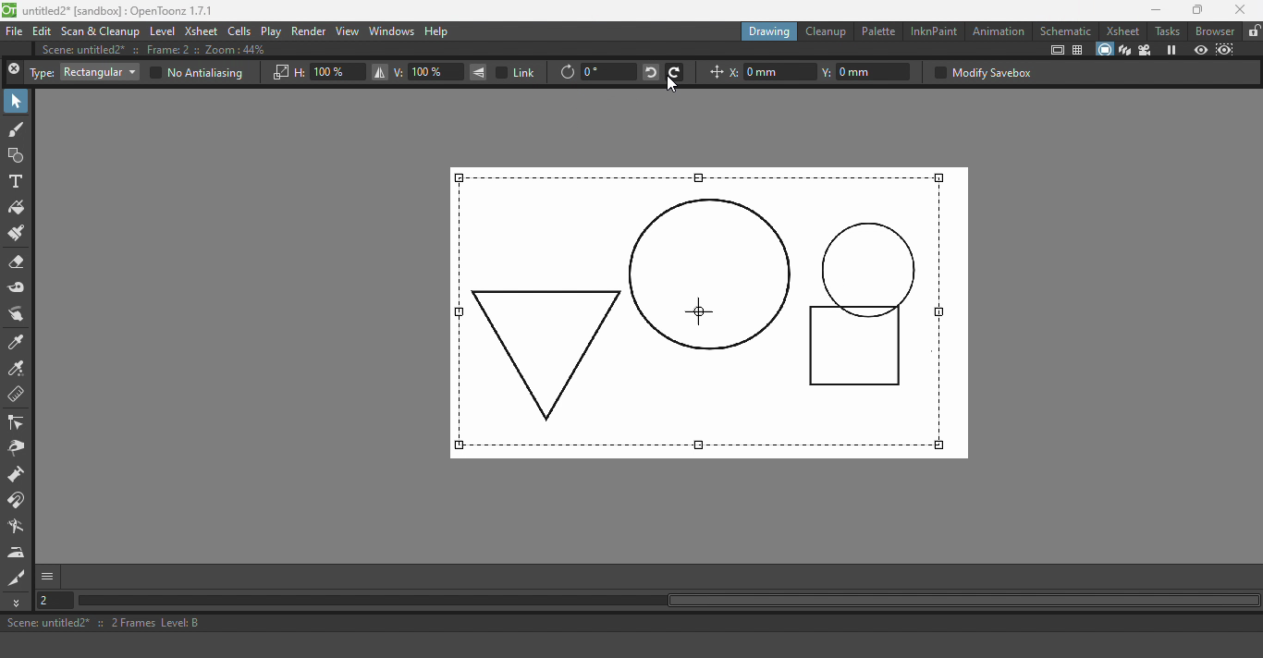  Describe the element at coordinates (15, 32) in the screenshot. I see `File` at that location.